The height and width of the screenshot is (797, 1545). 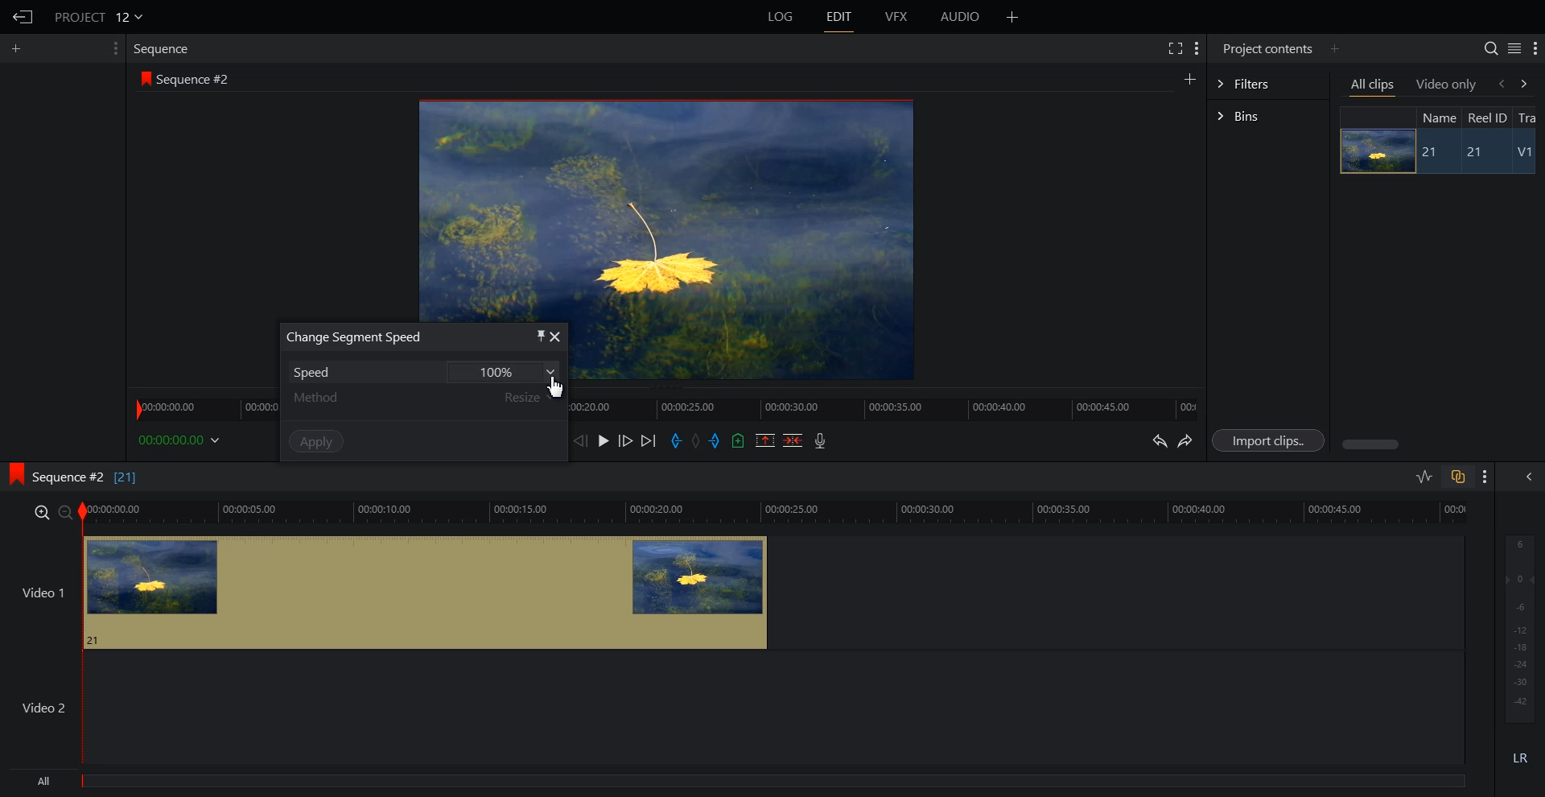 I want to click on backward, so click(x=1500, y=83).